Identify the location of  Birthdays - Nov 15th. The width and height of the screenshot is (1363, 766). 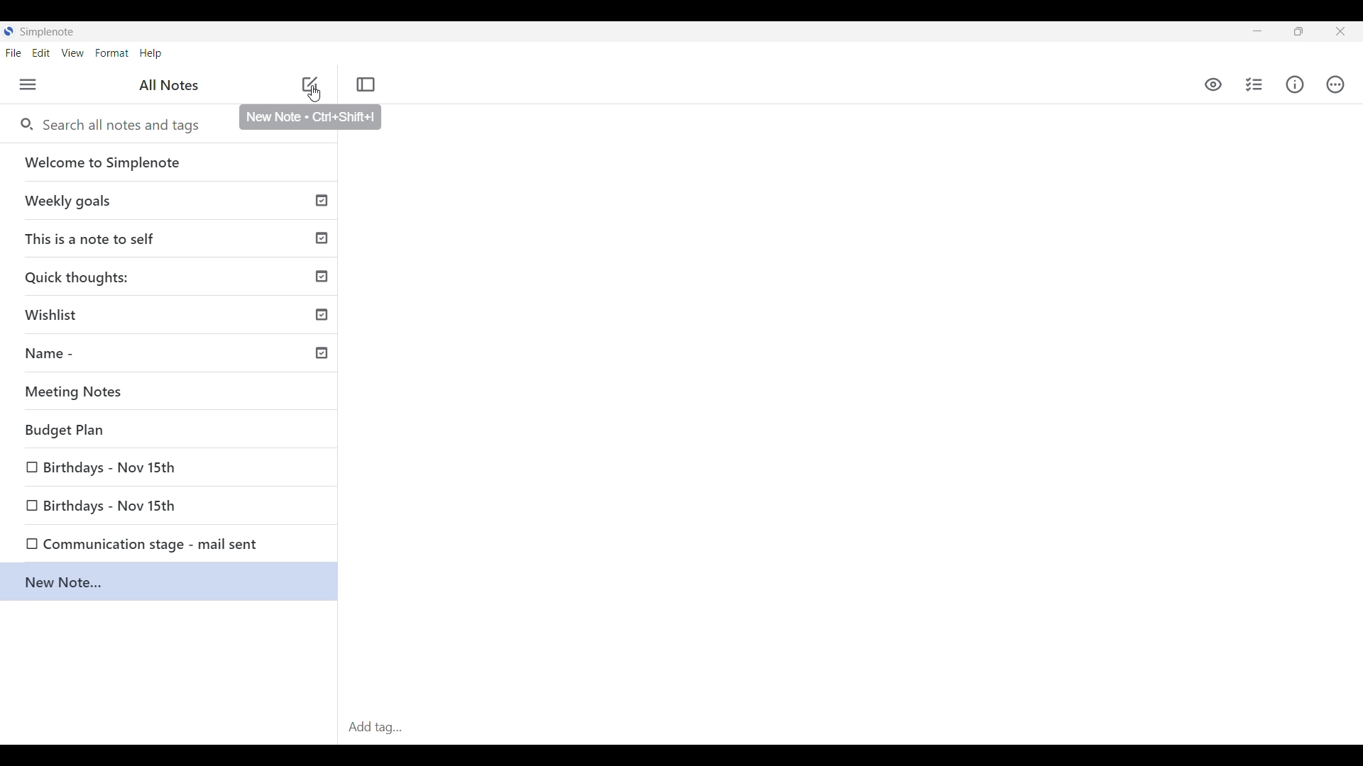
(170, 464).